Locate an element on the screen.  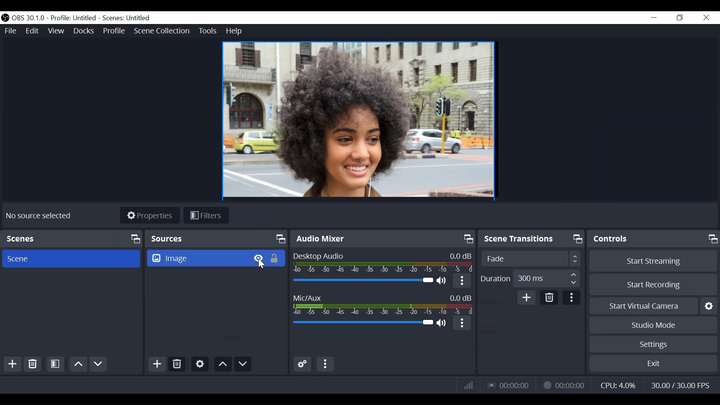
Settings is located at coordinates (652, 345).